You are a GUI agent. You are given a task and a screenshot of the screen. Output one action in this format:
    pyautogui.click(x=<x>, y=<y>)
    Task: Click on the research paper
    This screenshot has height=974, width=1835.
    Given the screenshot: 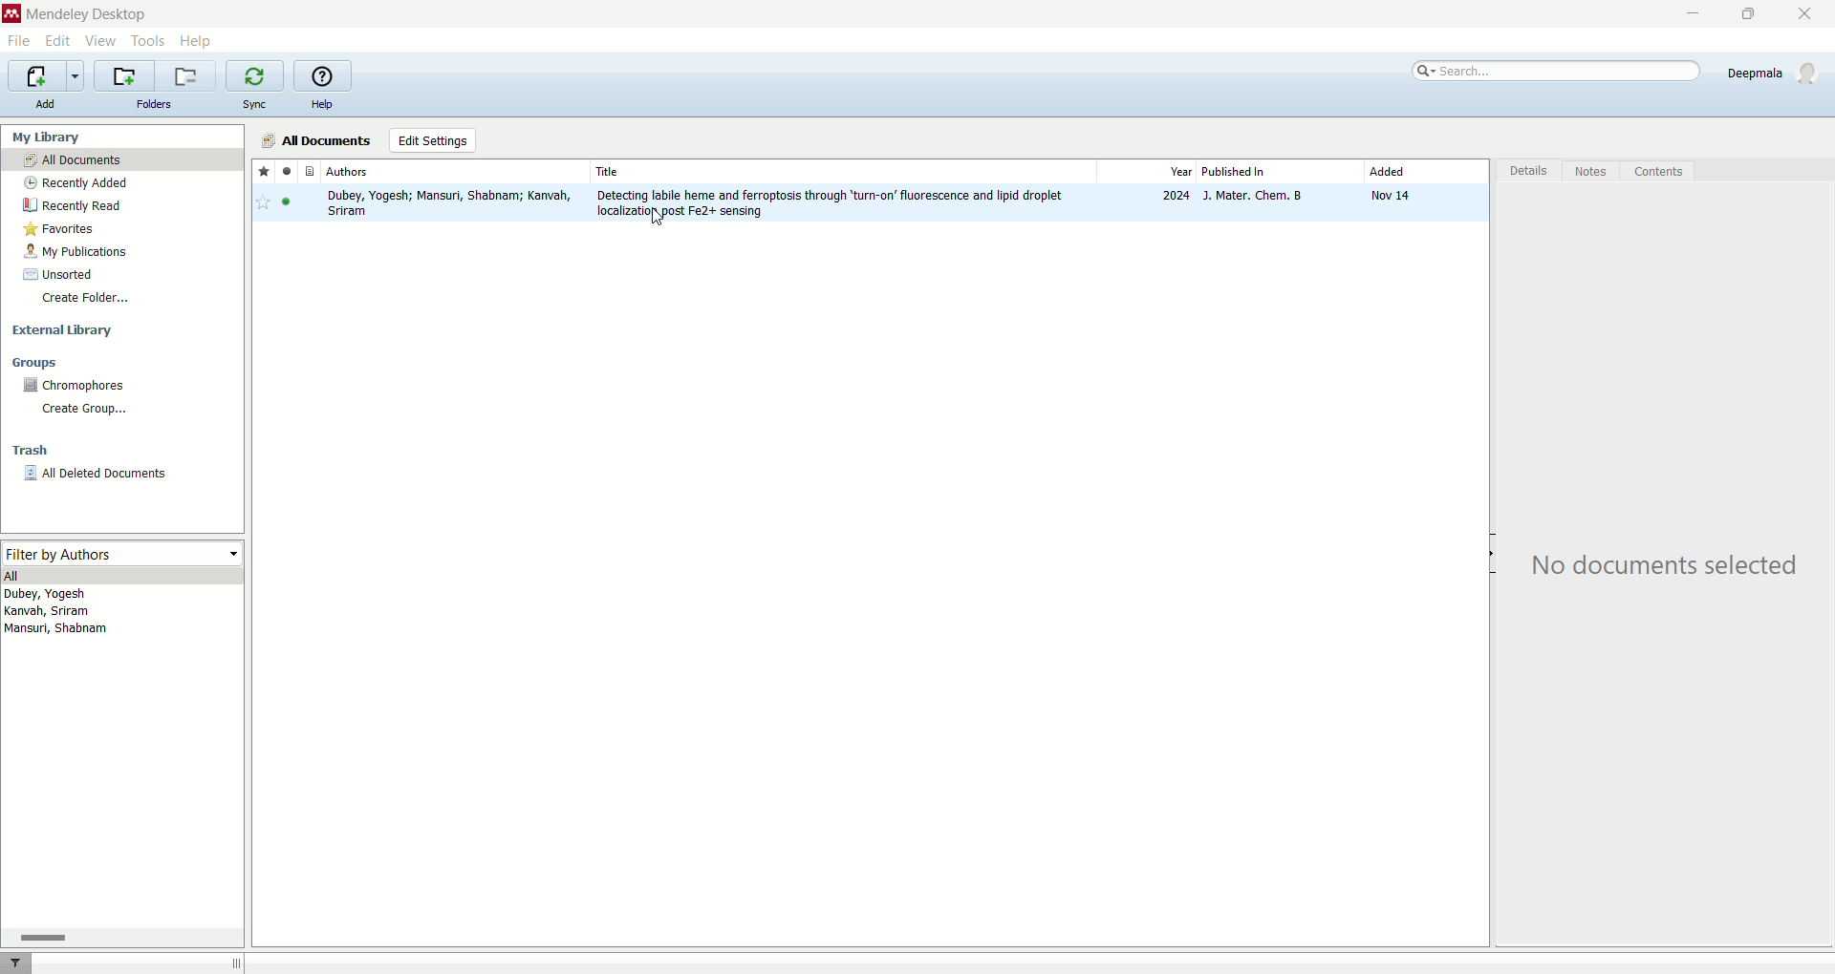 What is the action you would take?
    pyautogui.click(x=875, y=202)
    